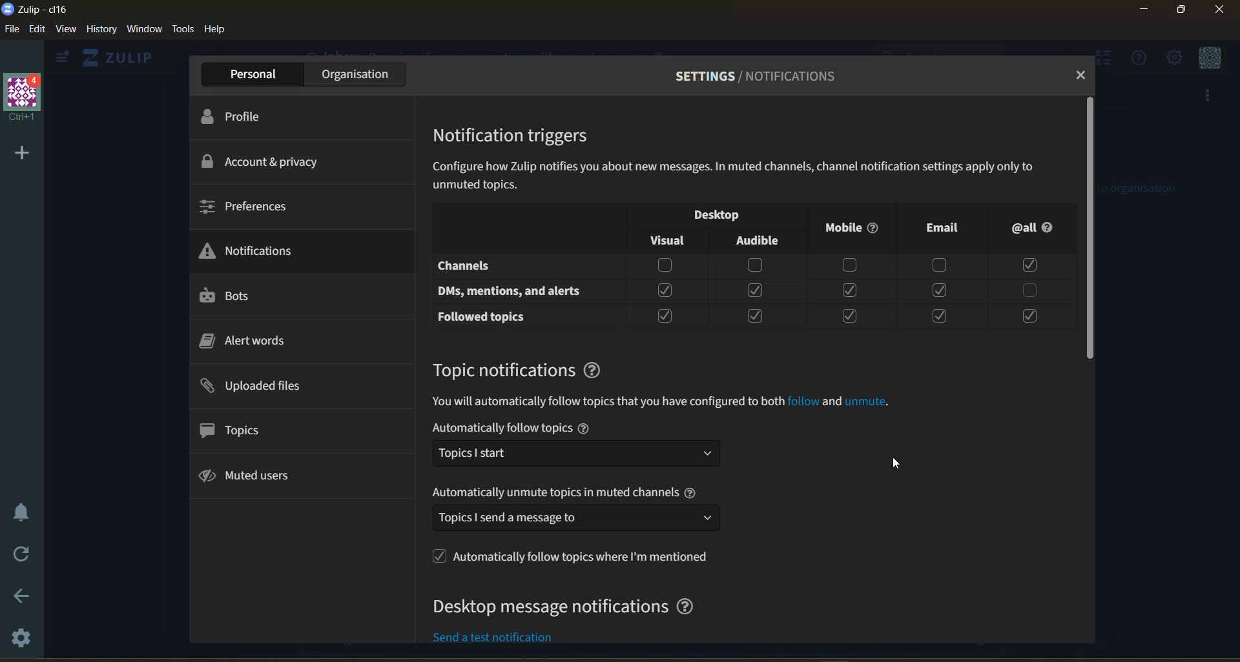 This screenshot has height=662, width=1240. I want to click on muted users, so click(254, 478).